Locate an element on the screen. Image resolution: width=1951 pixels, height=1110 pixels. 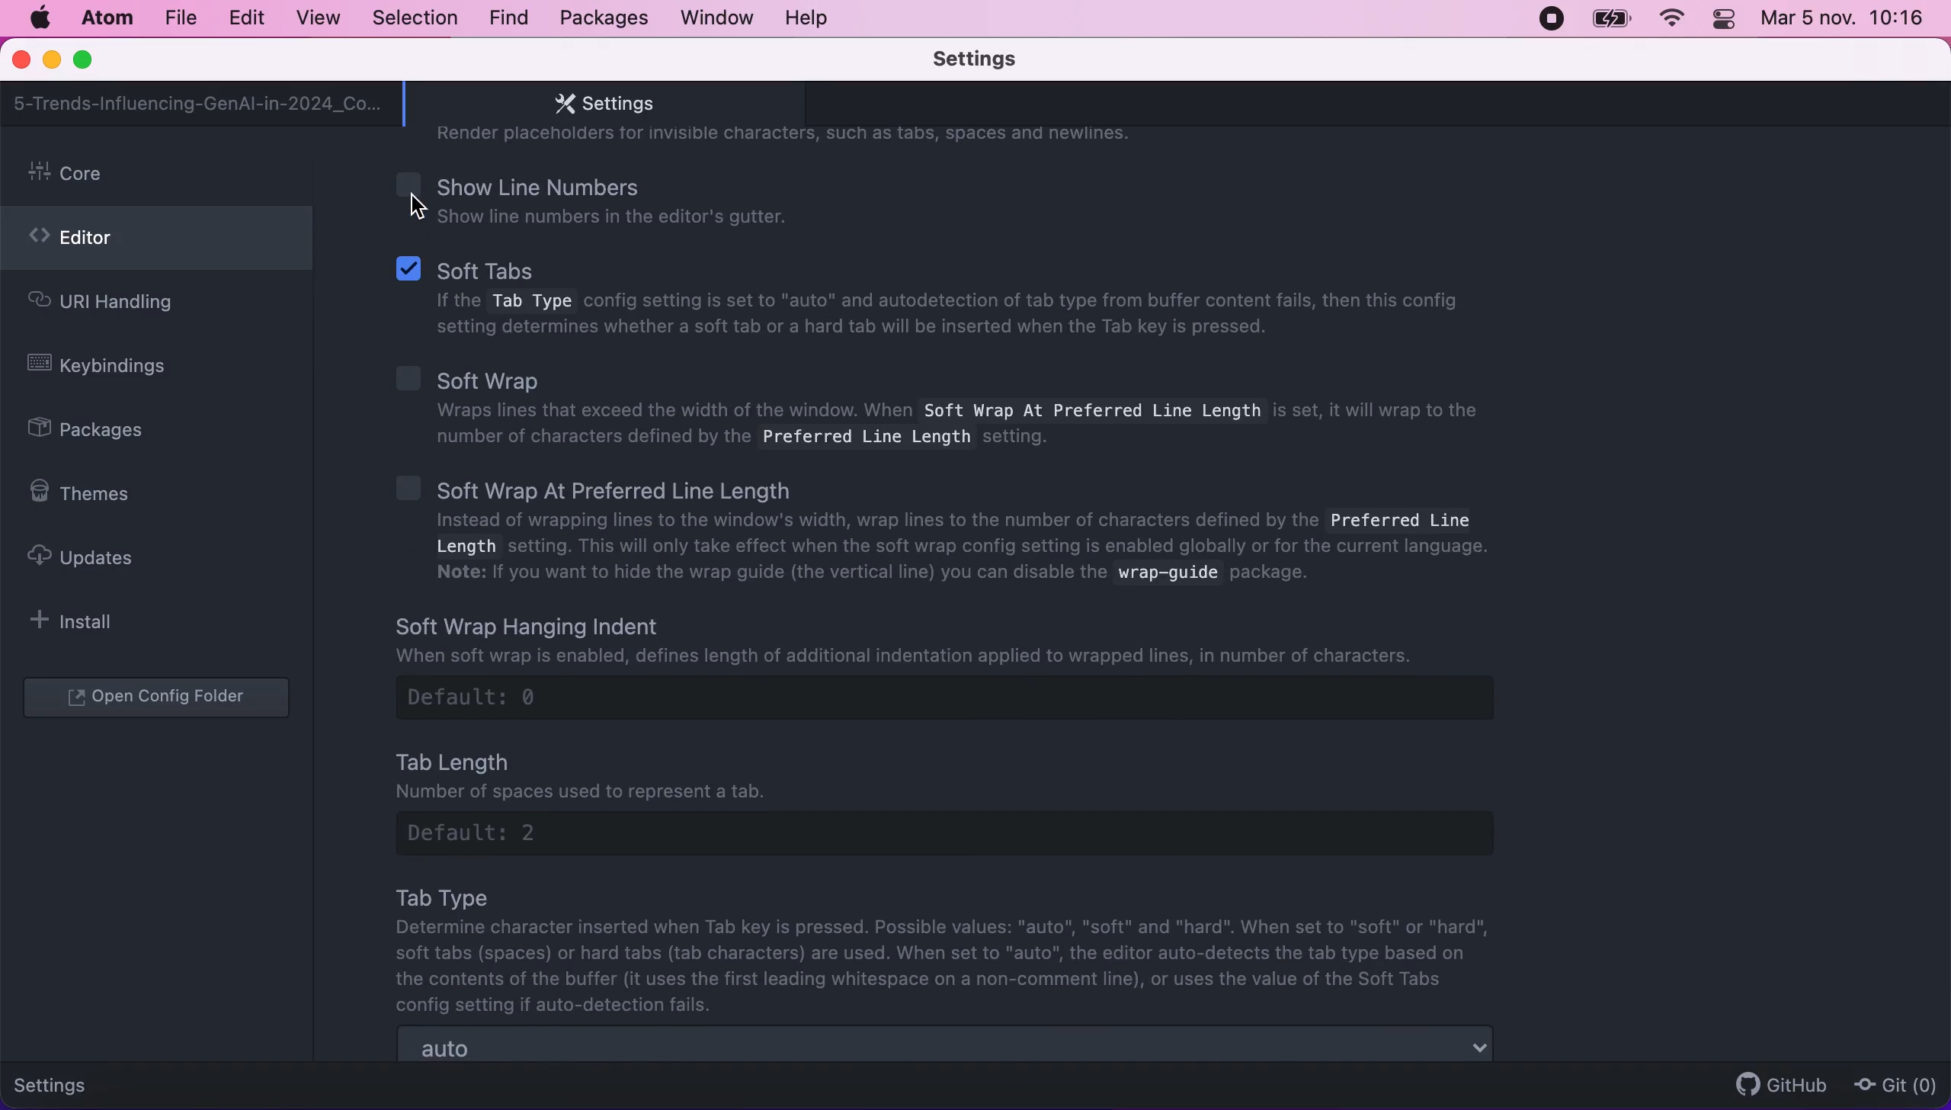
tab is located at coordinates (199, 104).